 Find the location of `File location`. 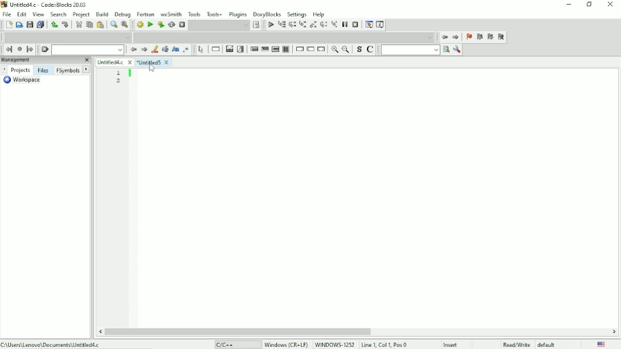

File location is located at coordinates (52, 344).